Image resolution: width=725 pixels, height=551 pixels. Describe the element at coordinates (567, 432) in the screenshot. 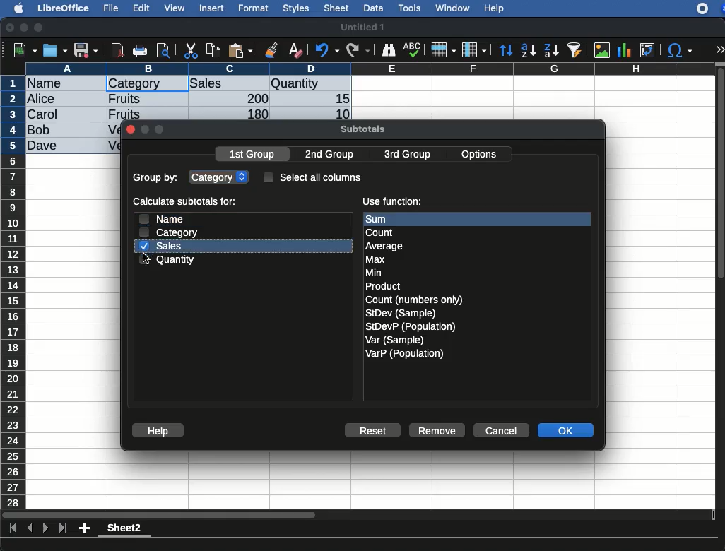

I see `ok` at that location.